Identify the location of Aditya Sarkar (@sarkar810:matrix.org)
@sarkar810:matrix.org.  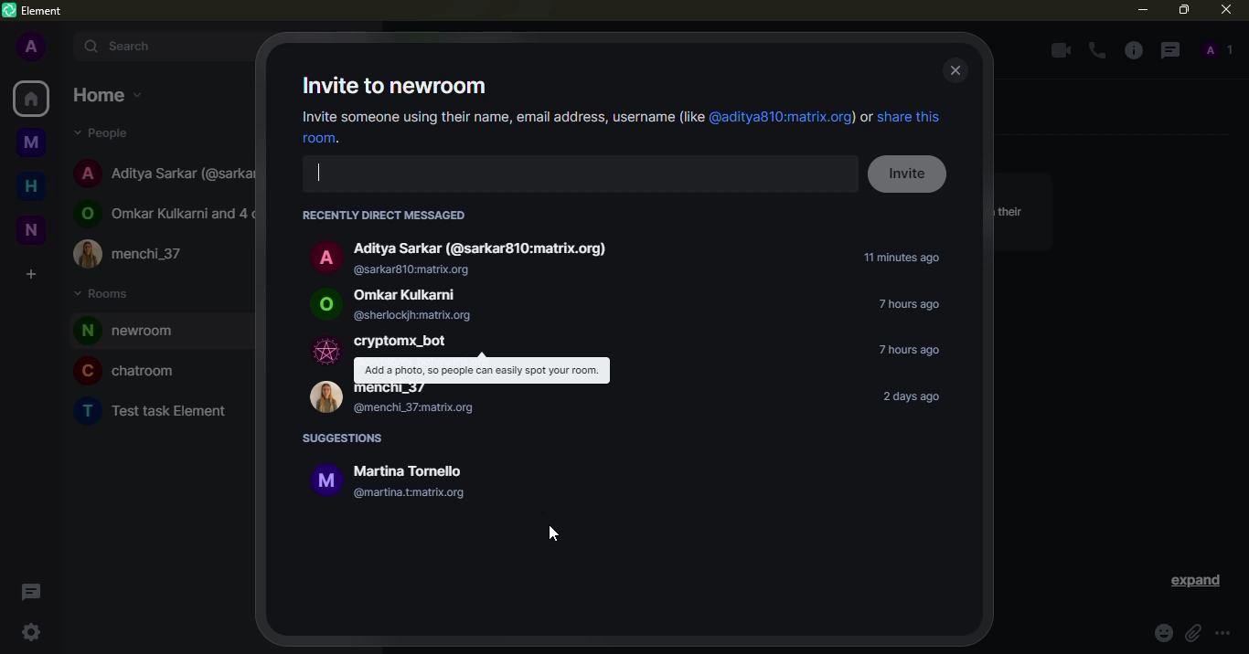
(467, 258).